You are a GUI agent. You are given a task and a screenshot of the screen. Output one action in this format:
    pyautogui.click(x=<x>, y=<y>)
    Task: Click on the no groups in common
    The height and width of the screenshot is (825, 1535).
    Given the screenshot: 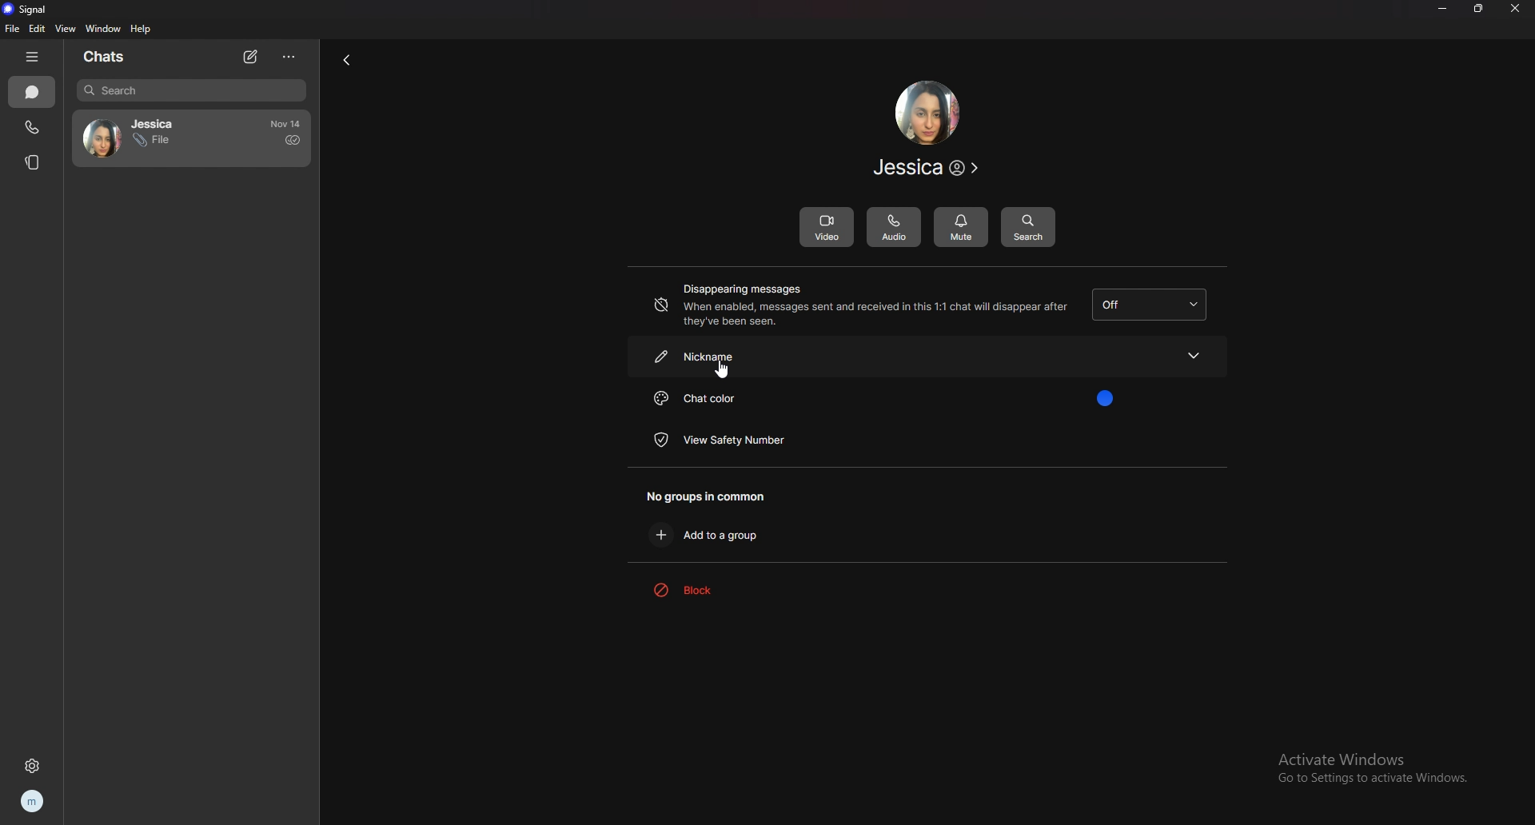 What is the action you would take?
    pyautogui.click(x=715, y=495)
    